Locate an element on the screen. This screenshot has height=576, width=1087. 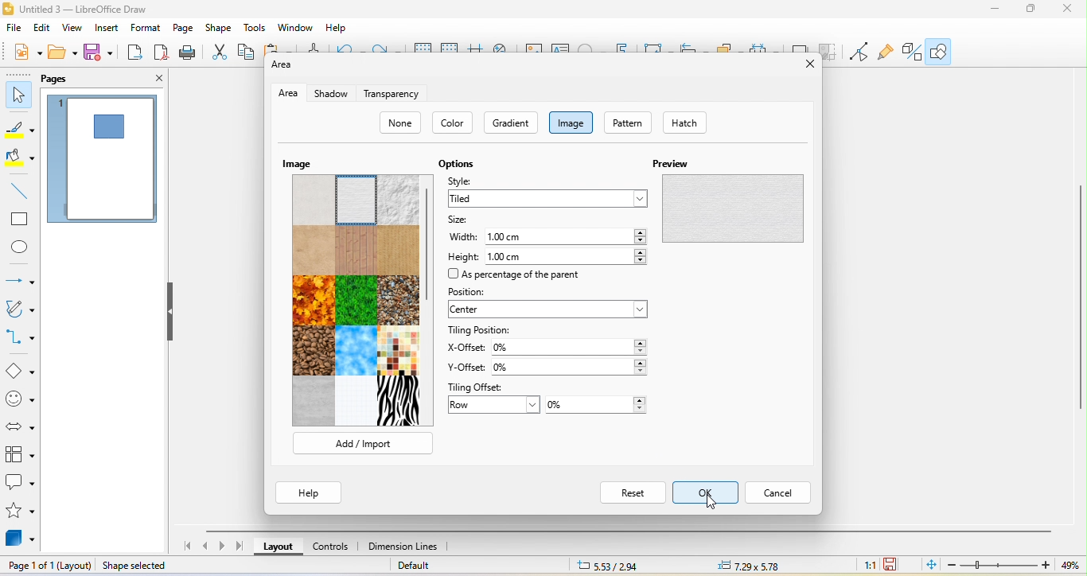
snap to grid is located at coordinates (450, 49).